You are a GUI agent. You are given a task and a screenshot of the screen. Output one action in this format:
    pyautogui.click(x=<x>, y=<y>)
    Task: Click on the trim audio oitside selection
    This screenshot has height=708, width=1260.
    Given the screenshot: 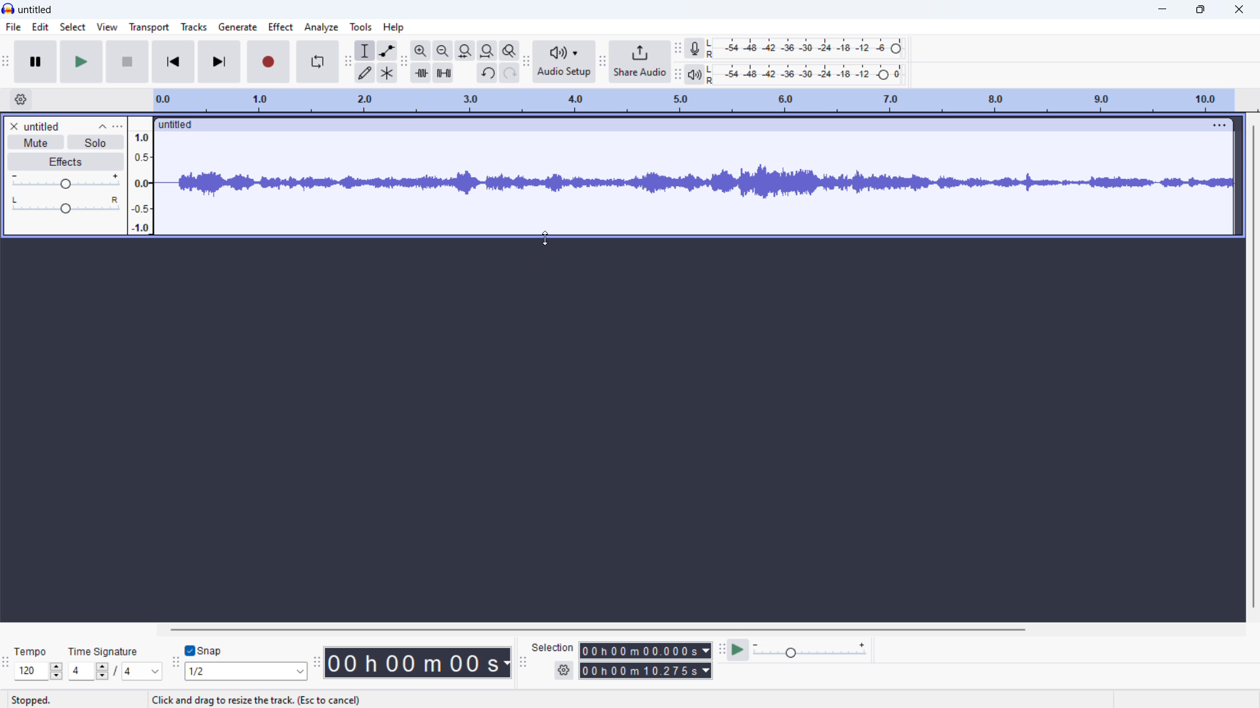 What is the action you would take?
    pyautogui.click(x=421, y=73)
    